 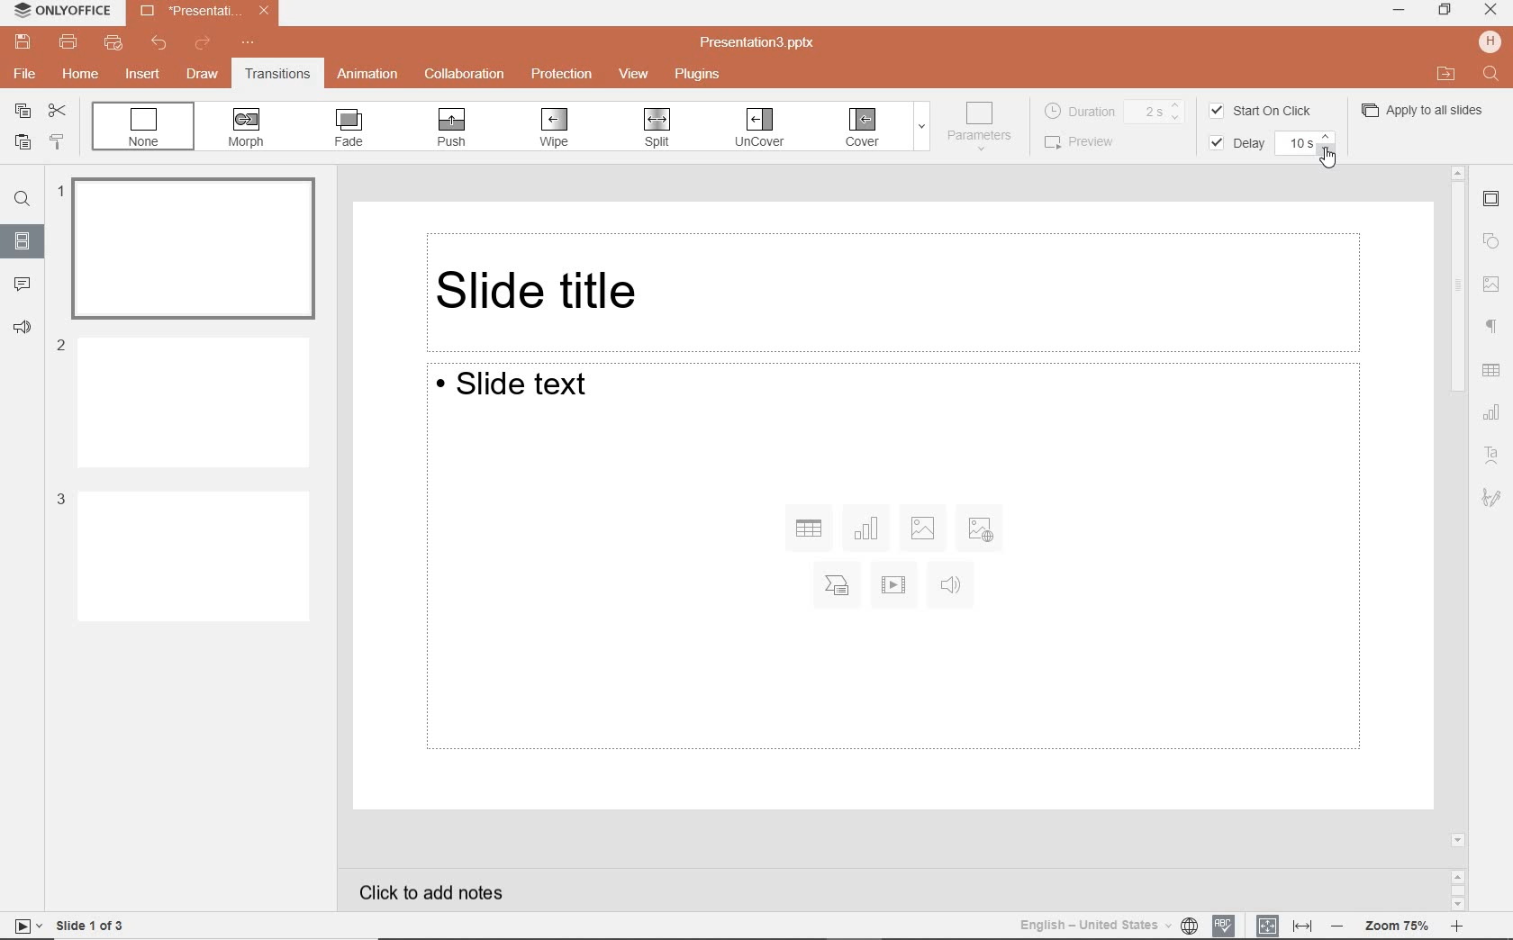 What do you see at coordinates (247, 128) in the screenshot?
I see `MORPH` at bounding box center [247, 128].